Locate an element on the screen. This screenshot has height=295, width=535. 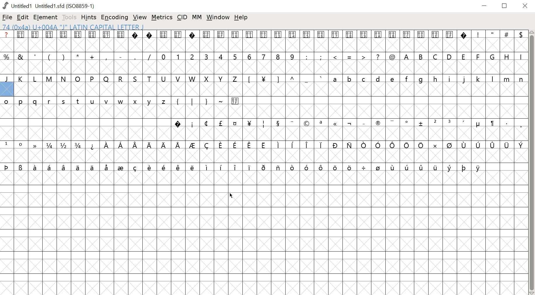
special characters is located at coordinates (348, 57).